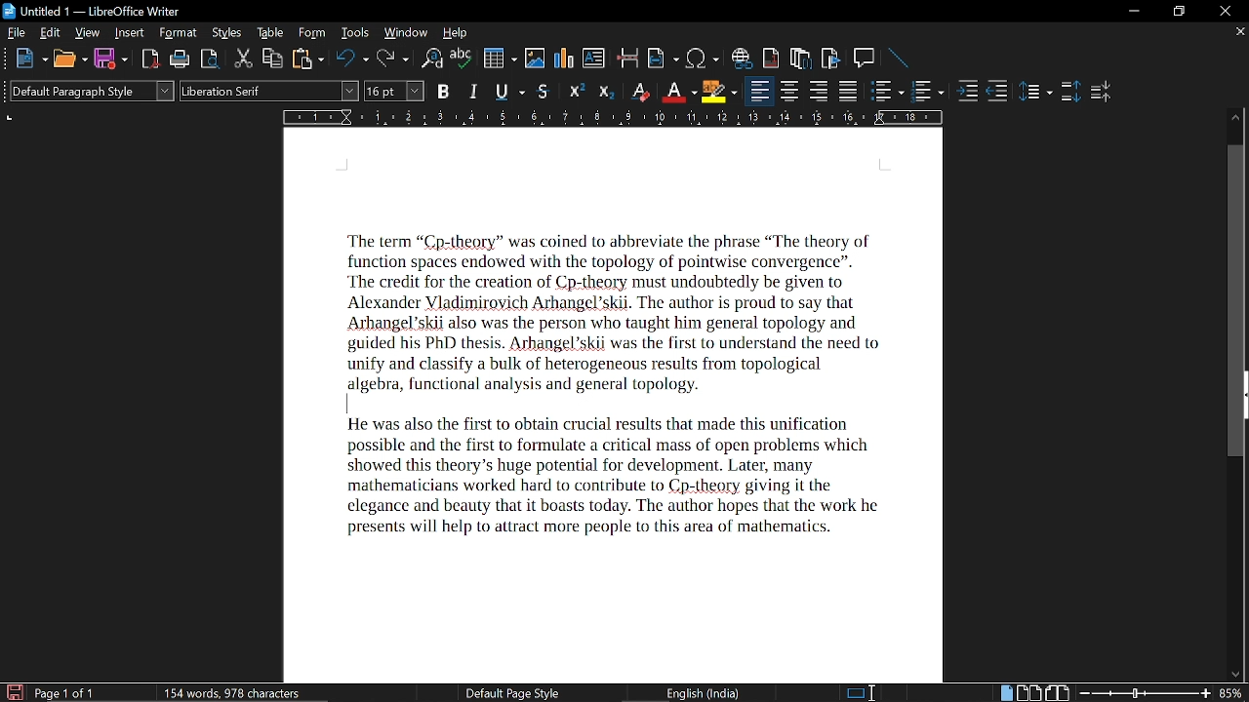  I want to click on Center, so click(790, 92).